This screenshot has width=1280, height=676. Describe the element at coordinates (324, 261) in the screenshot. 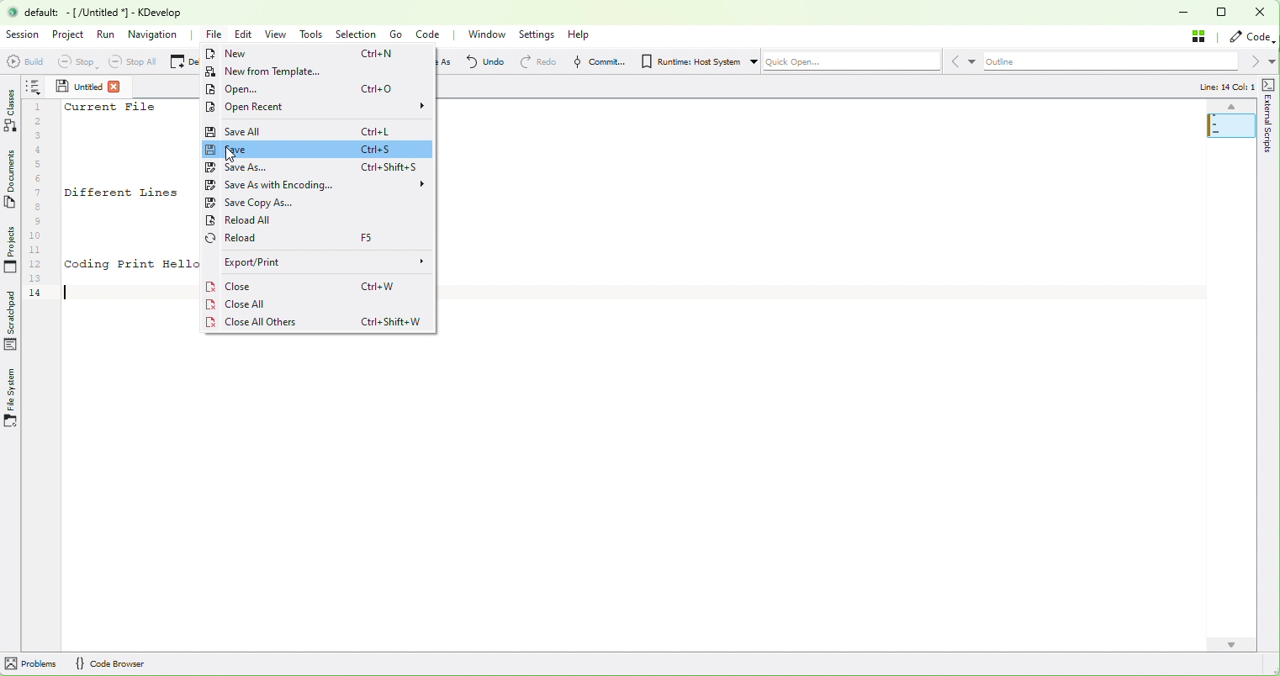

I see `Export/Print` at that location.